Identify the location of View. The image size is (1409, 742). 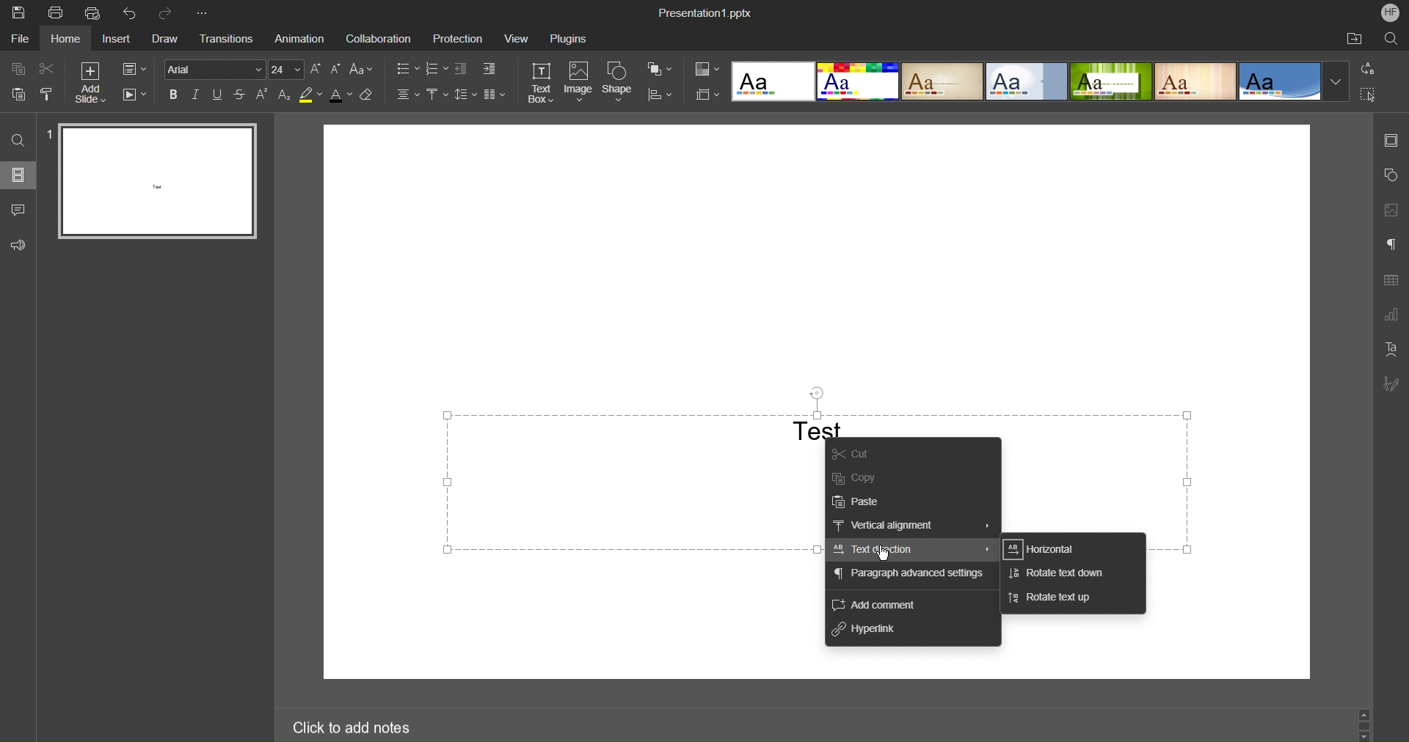
(516, 38).